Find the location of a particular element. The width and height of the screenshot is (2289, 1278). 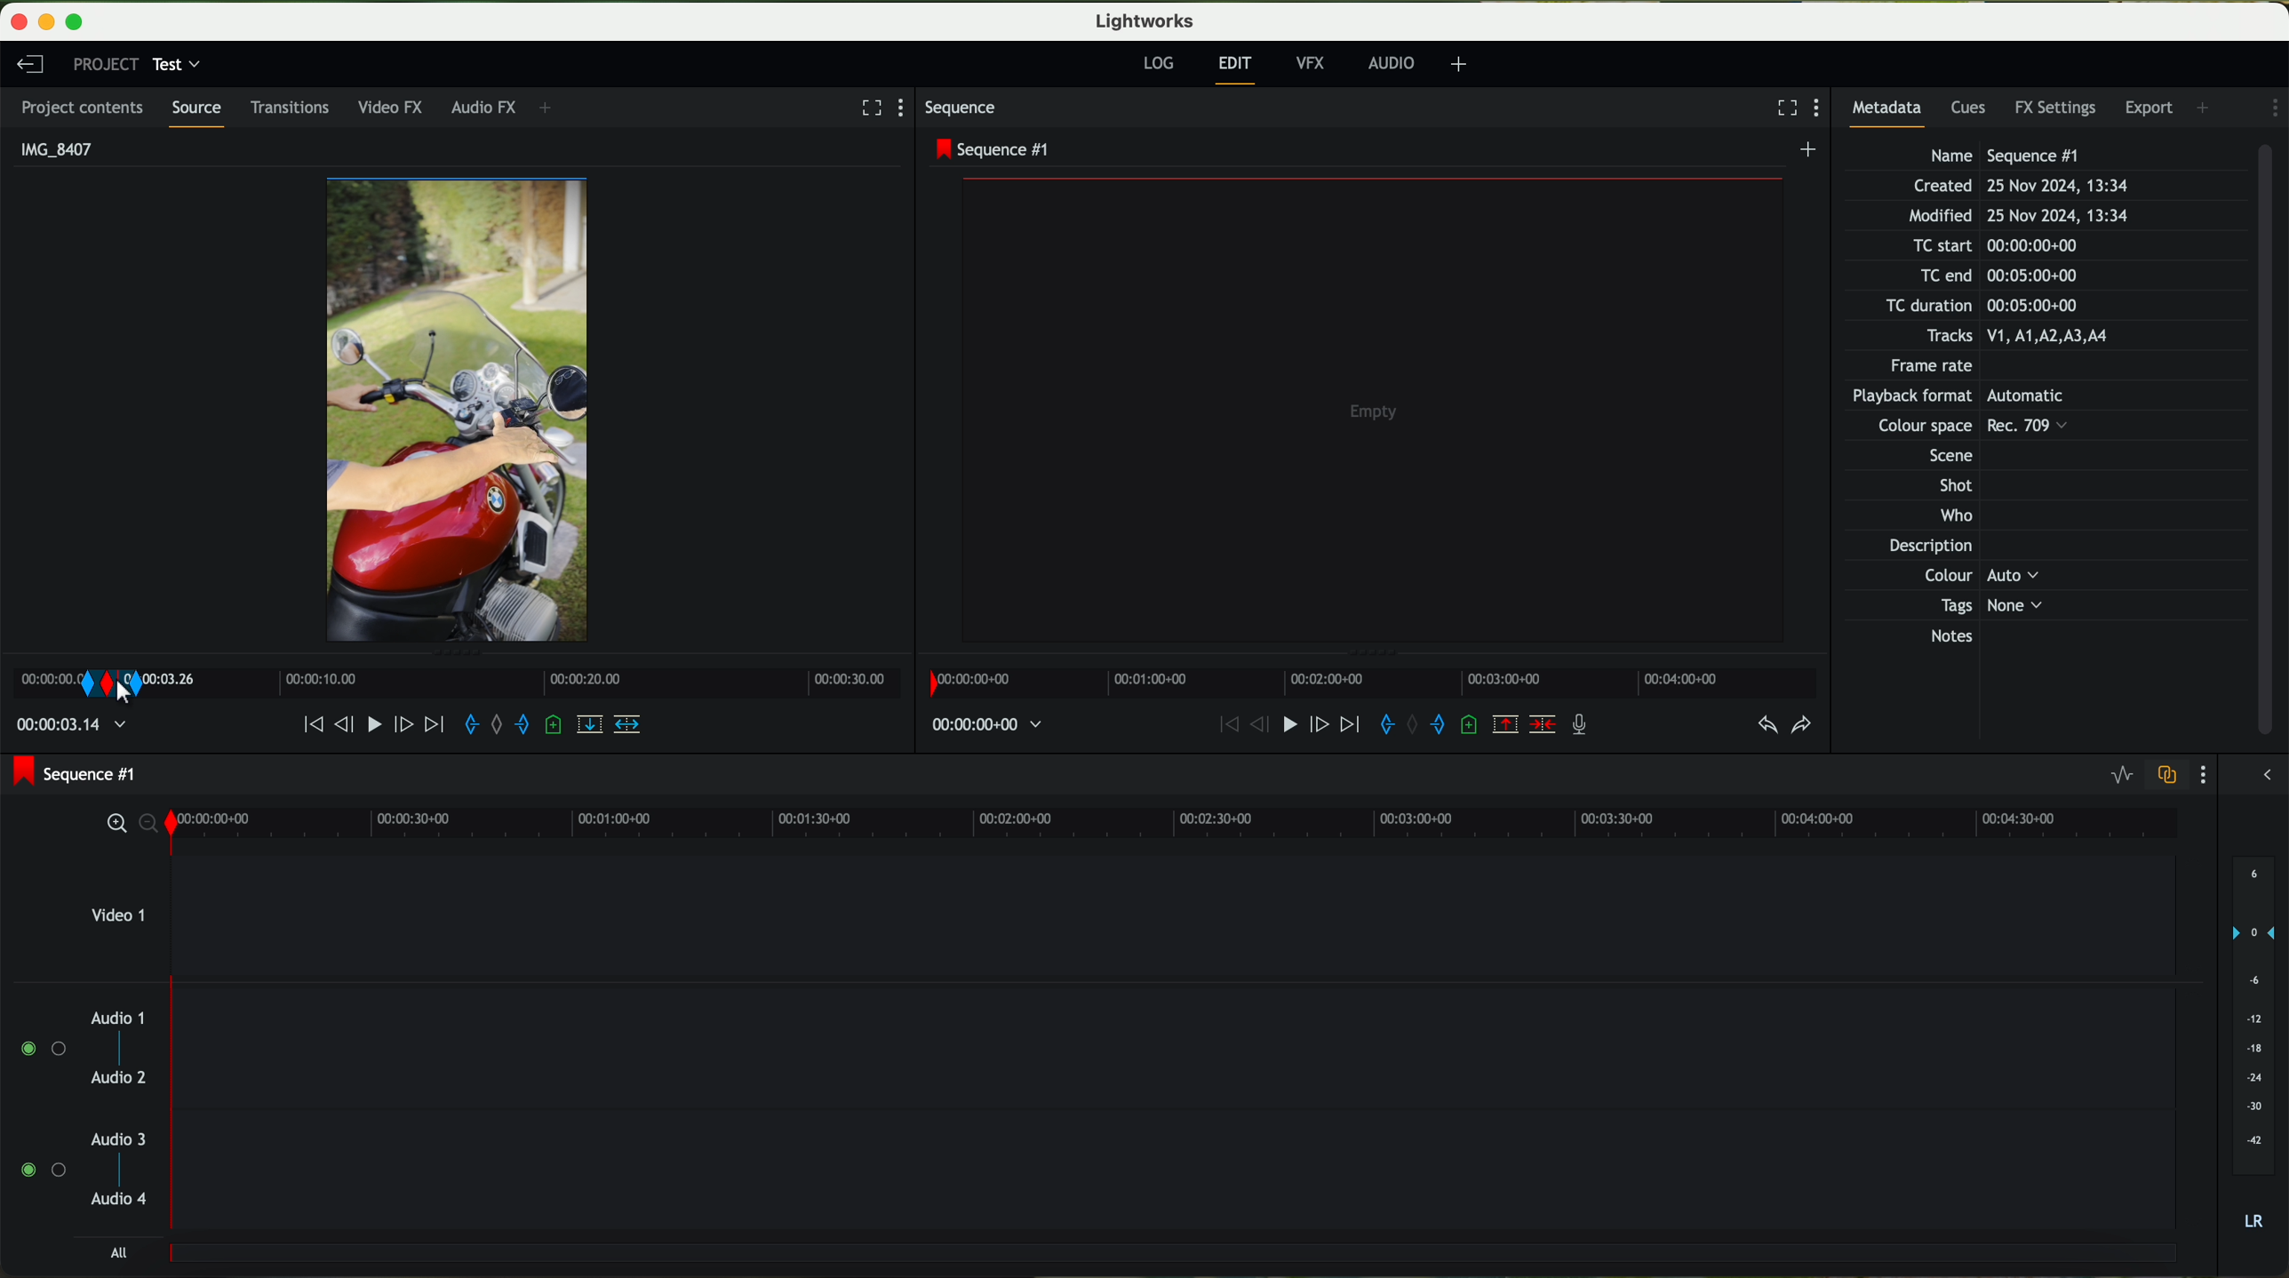

track is located at coordinates (1177, 1042).